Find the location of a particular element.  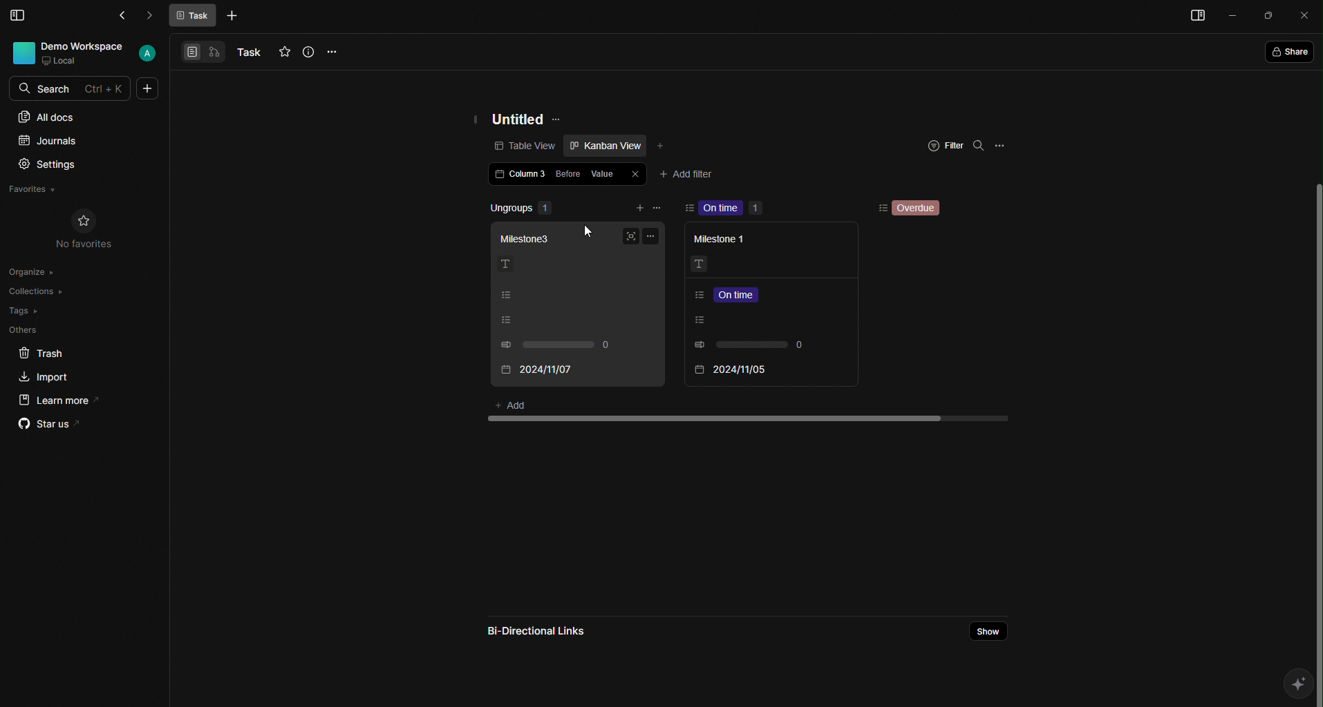

Listing is located at coordinates (514, 295).